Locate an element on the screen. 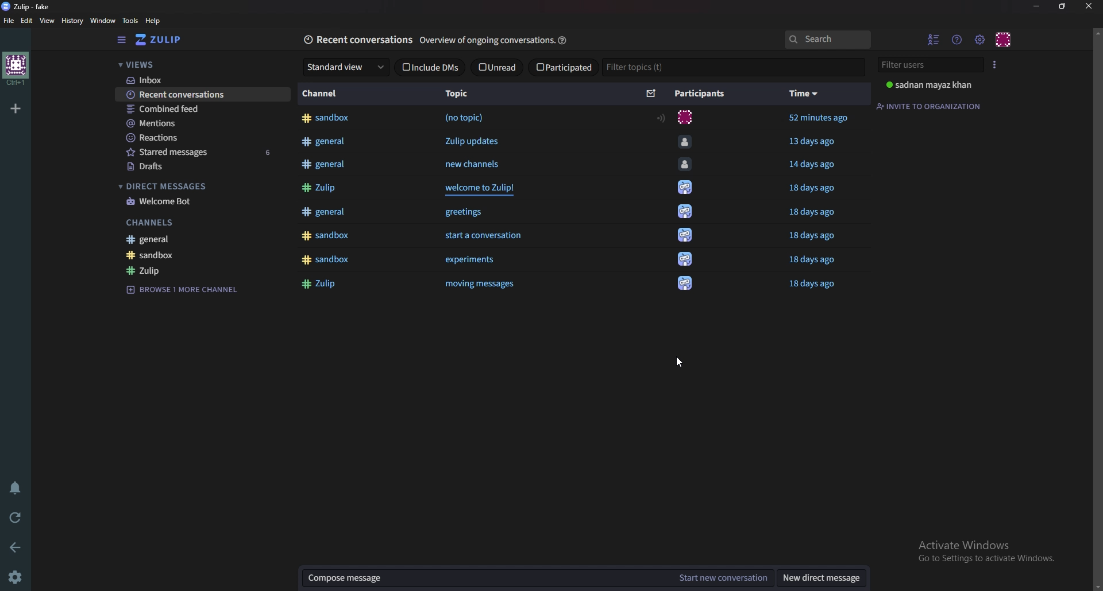 The image size is (1103, 591). #Zulip is located at coordinates (319, 190).